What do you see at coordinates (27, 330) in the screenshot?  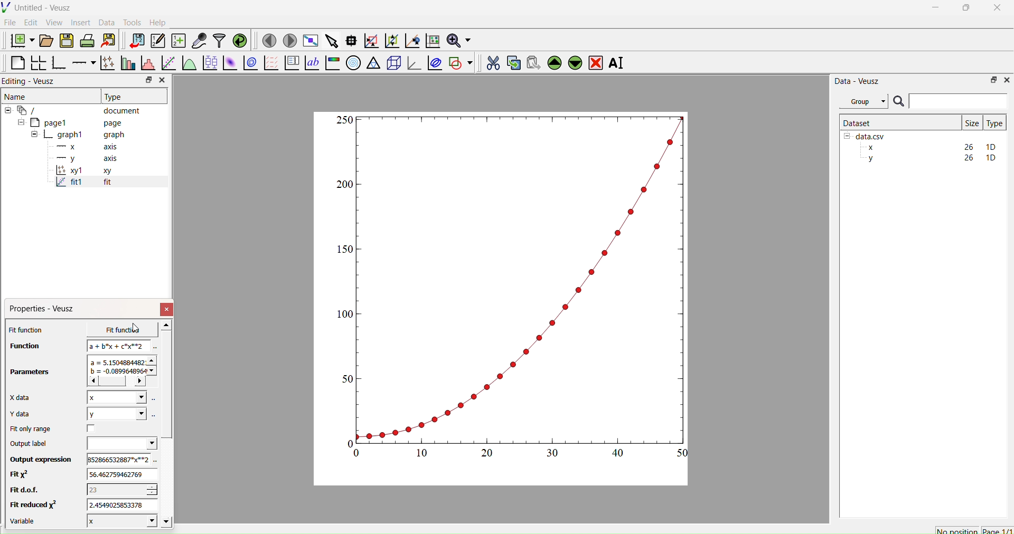 I see `Fit function` at bounding box center [27, 330].